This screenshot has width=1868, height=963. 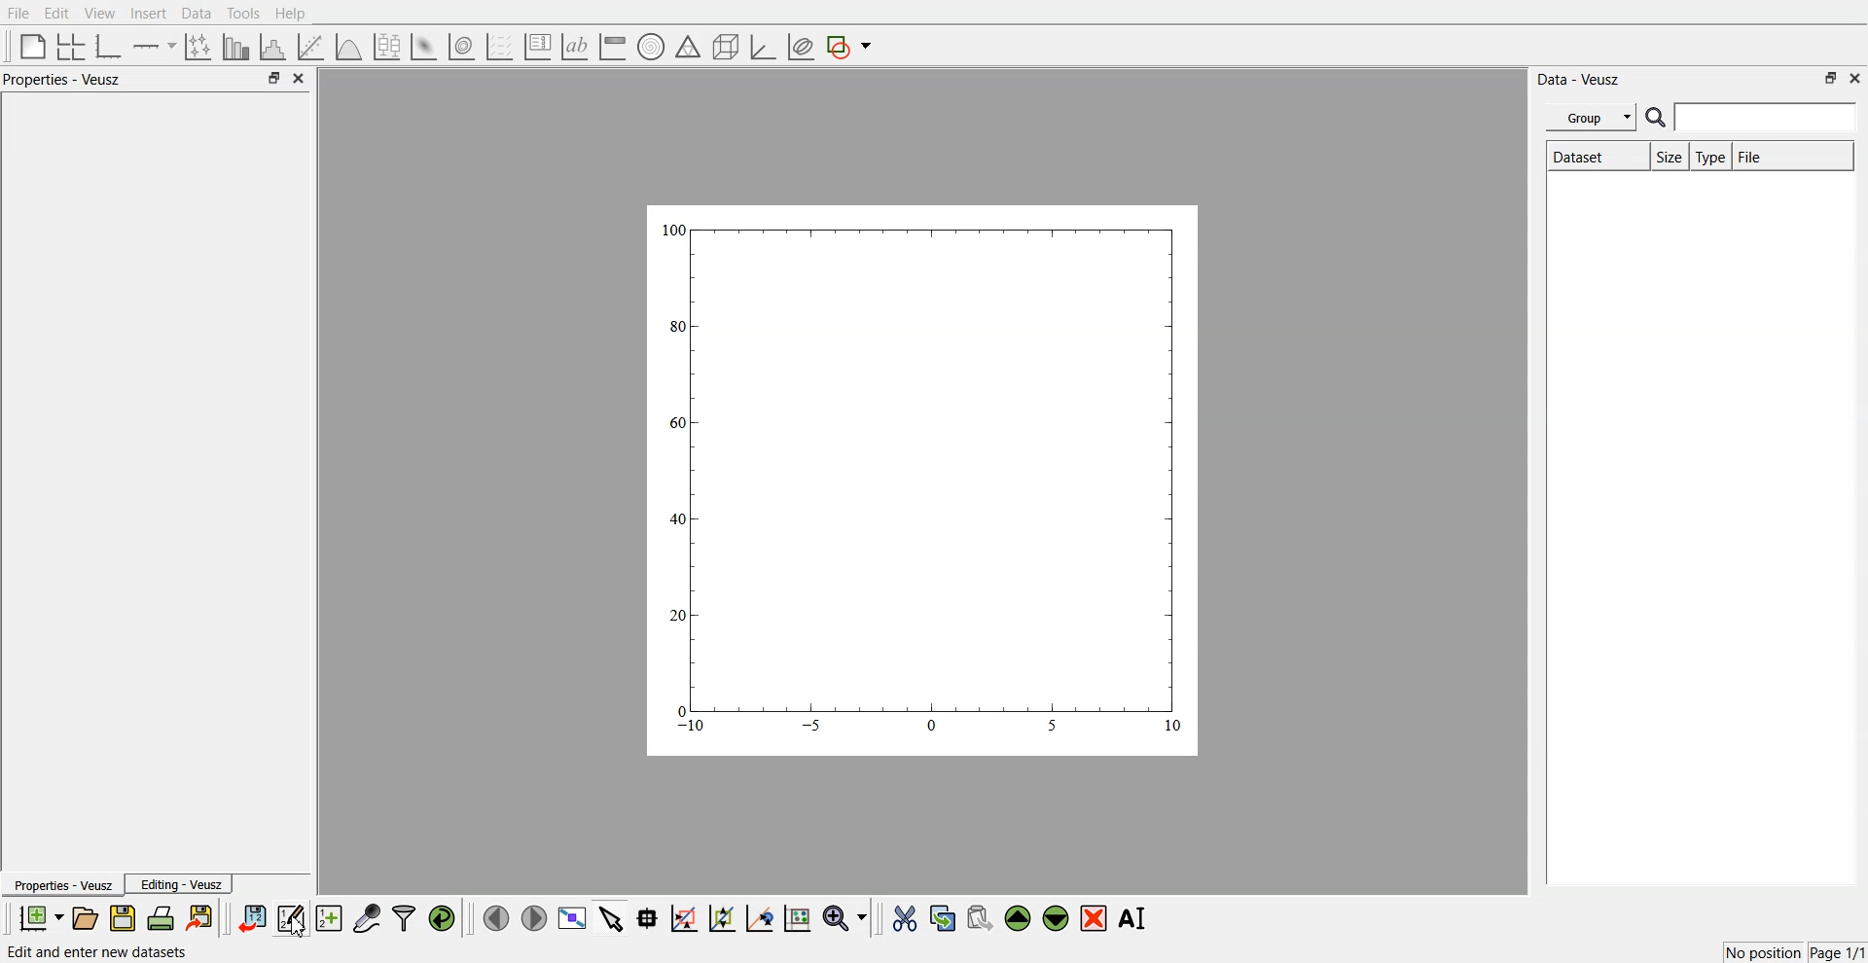 I want to click on copy the selected widgets, so click(x=943, y=917).